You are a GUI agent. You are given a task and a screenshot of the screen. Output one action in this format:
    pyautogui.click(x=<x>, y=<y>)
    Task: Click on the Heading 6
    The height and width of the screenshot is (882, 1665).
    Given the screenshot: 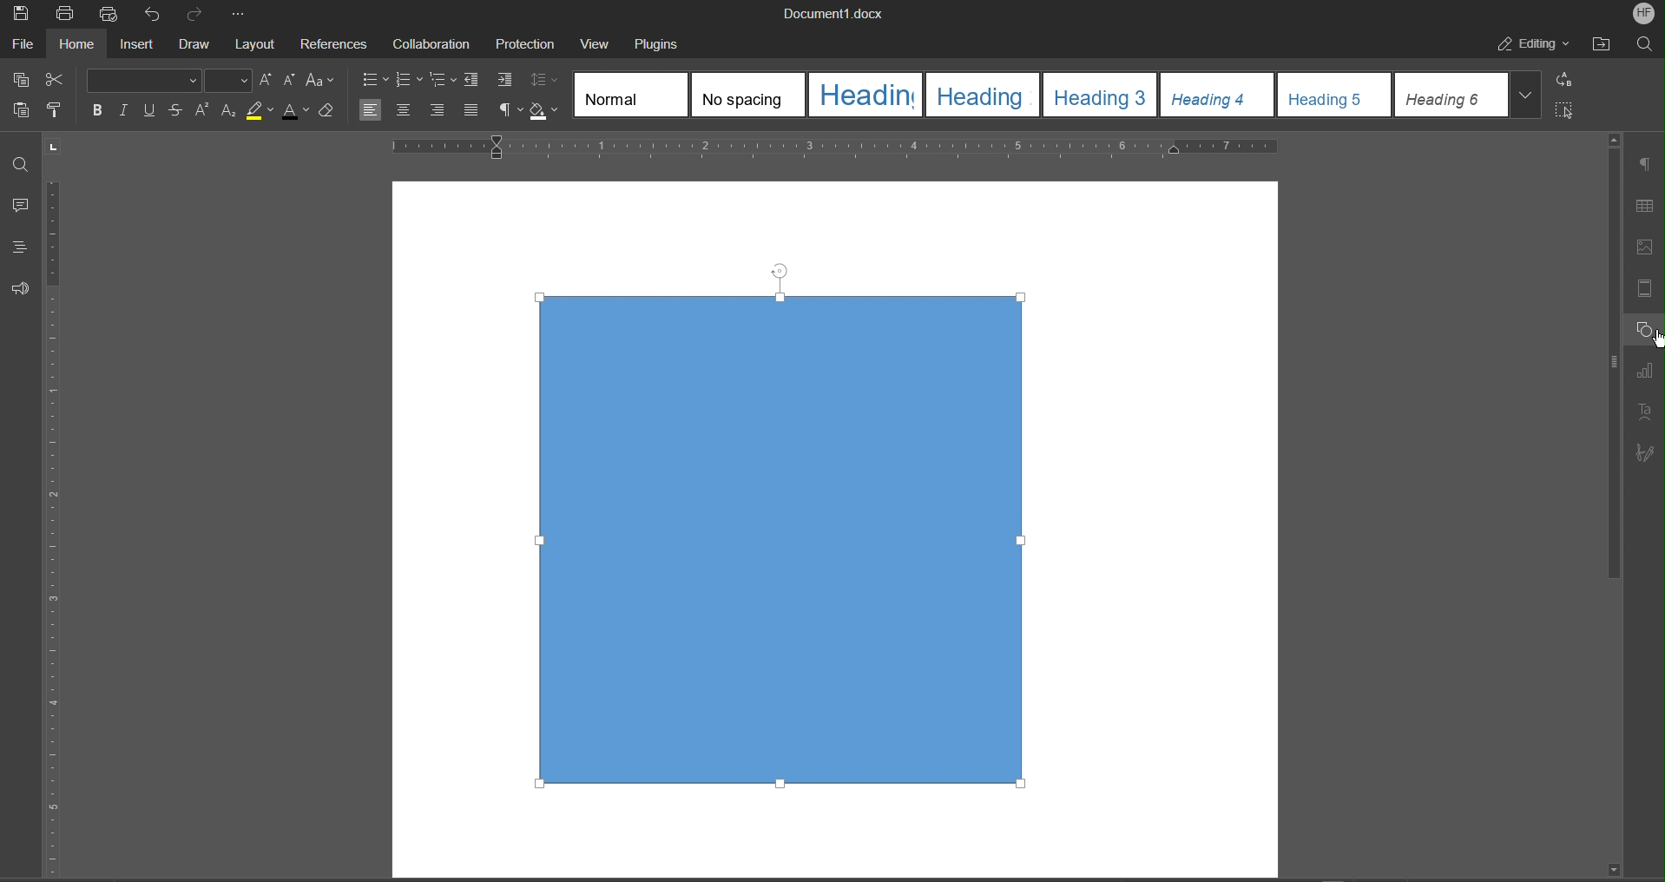 What is the action you would take?
    pyautogui.click(x=1451, y=95)
    